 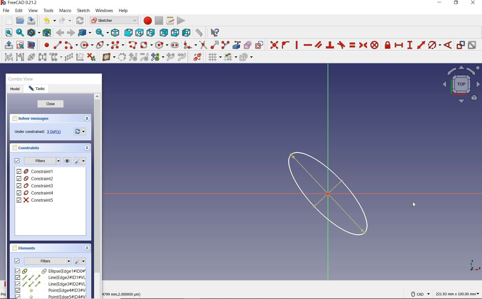 What do you see at coordinates (55, 57) in the screenshot?
I see `clone` at bounding box center [55, 57].